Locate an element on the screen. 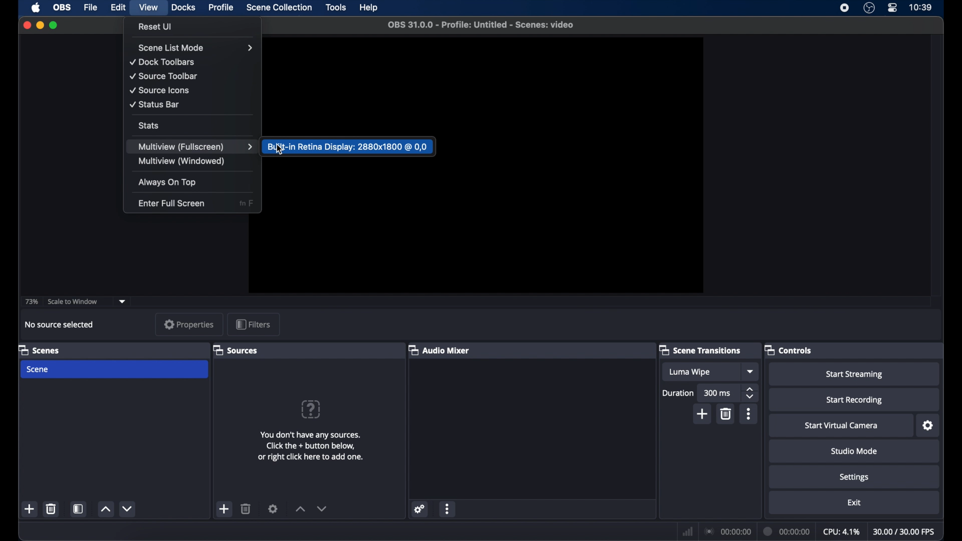 Image resolution: width=962 pixels, height=541 pixels. profile is located at coordinates (221, 7).